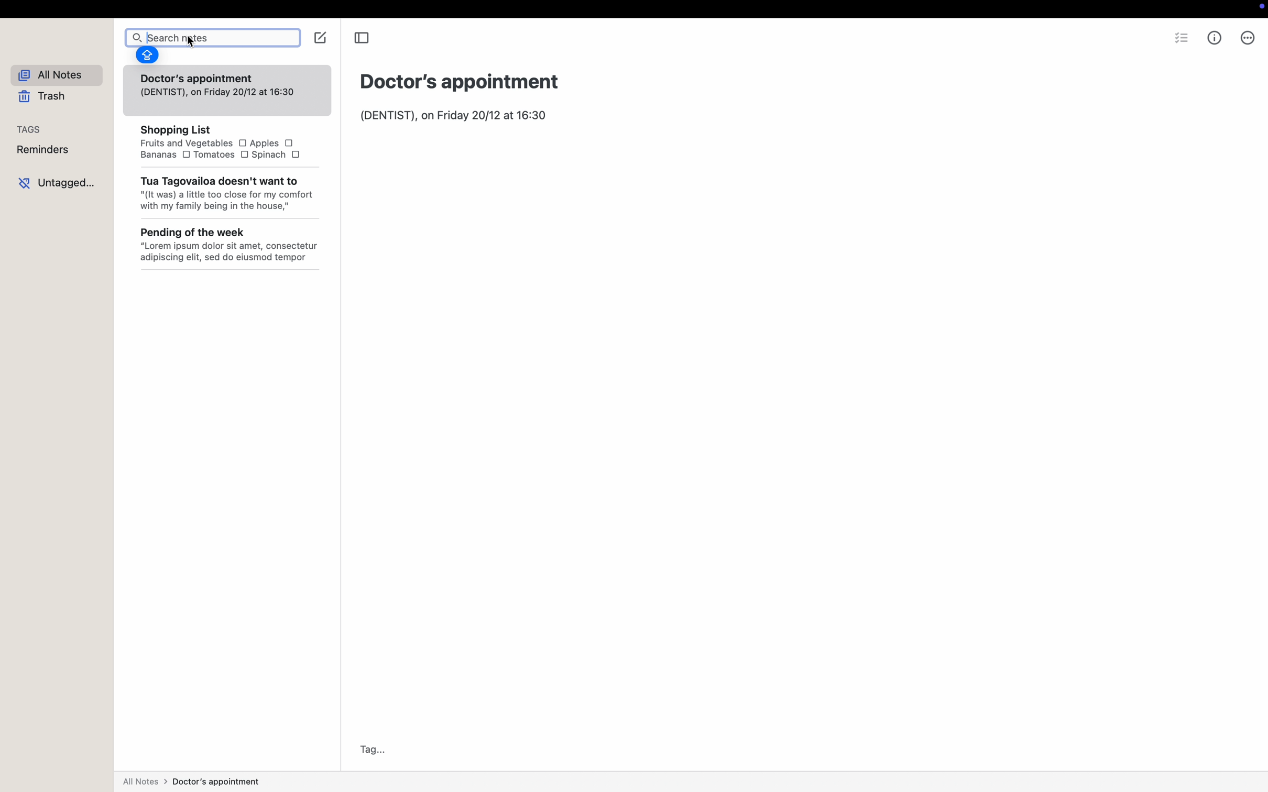 The width and height of the screenshot is (1268, 792). What do you see at coordinates (218, 85) in the screenshot?
I see `Doctor's appointment
(DENTIST), on Friday 20/12 at 16:30` at bounding box center [218, 85].